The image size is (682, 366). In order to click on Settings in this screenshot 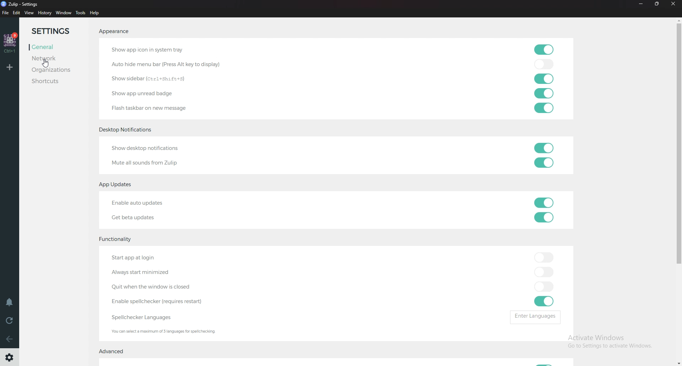, I will do `click(58, 32)`.